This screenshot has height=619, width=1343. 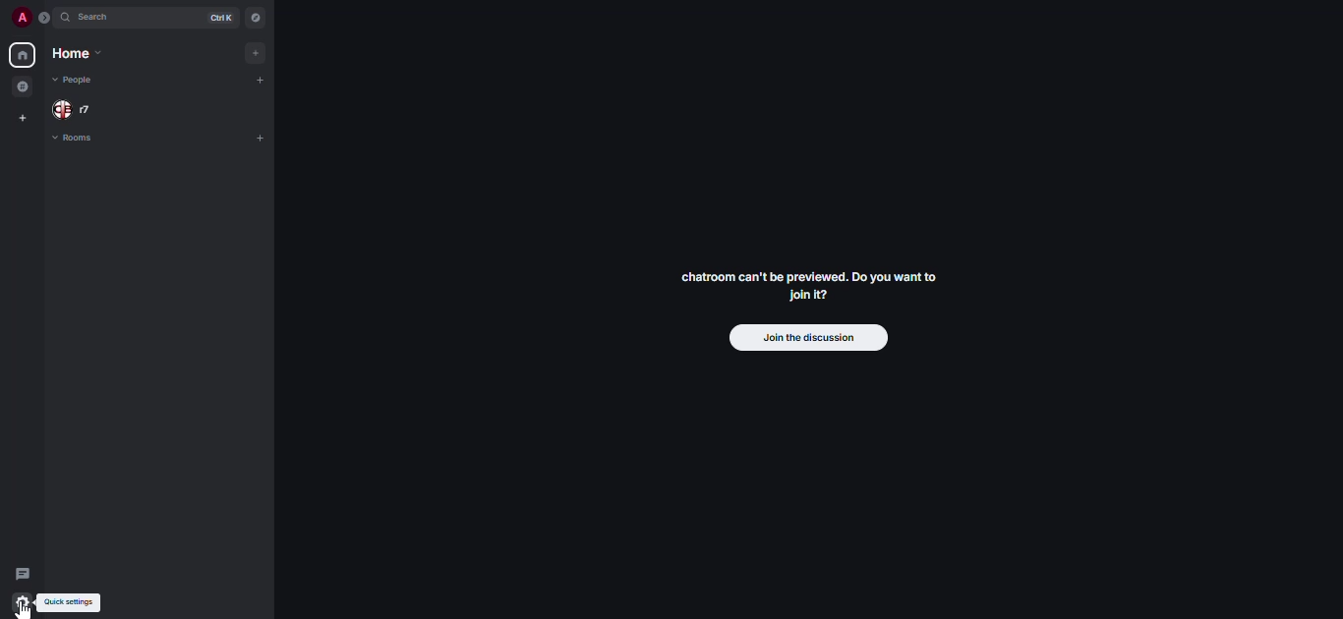 I want to click on home, so click(x=22, y=54).